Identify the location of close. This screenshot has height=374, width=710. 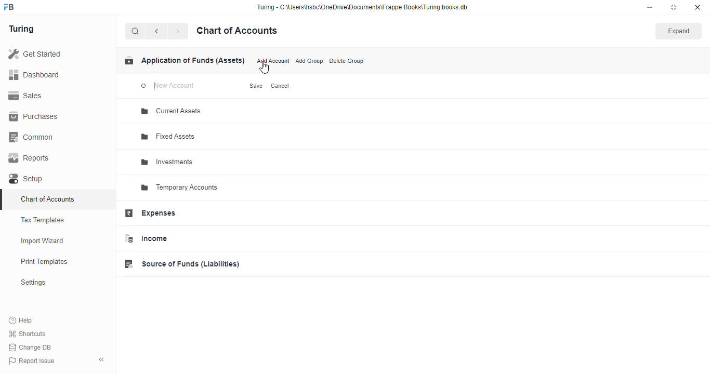
(698, 7).